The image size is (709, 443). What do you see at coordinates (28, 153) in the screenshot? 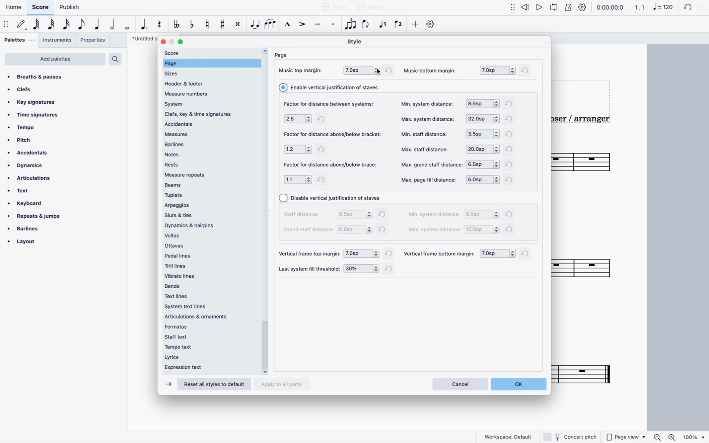
I see `accidentals` at bounding box center [28, 153].